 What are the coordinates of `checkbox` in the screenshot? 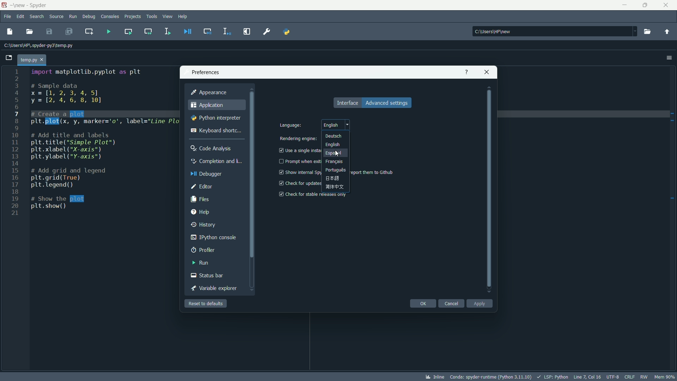 It's located at (280, 194).